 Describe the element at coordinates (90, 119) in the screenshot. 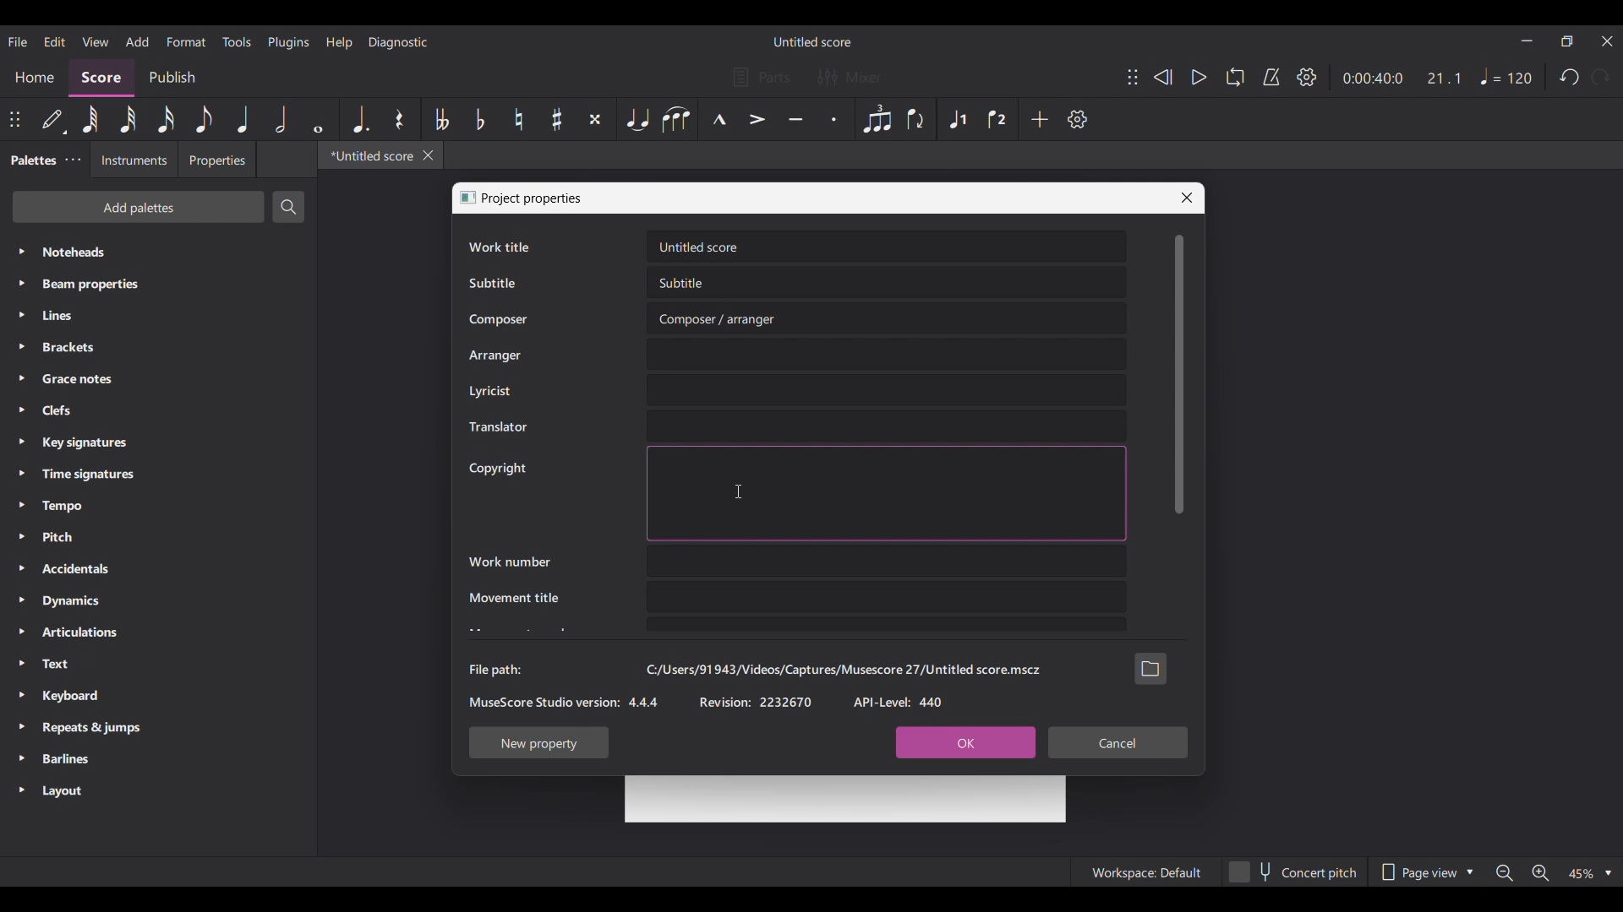

I see `63th menu` at that location.